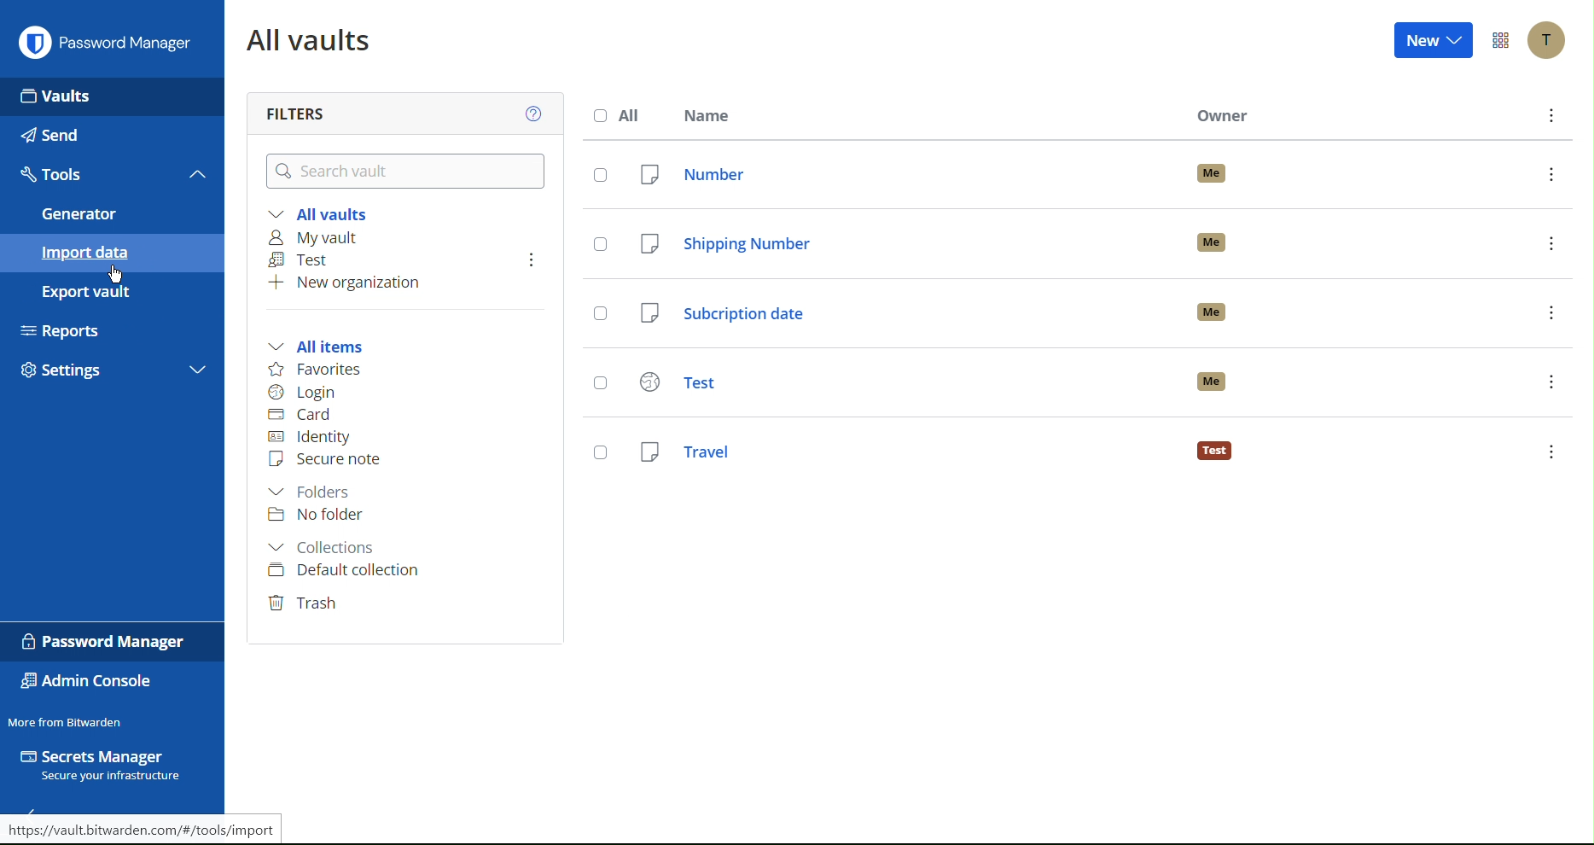  I want to click on Login, so click(305, 393).